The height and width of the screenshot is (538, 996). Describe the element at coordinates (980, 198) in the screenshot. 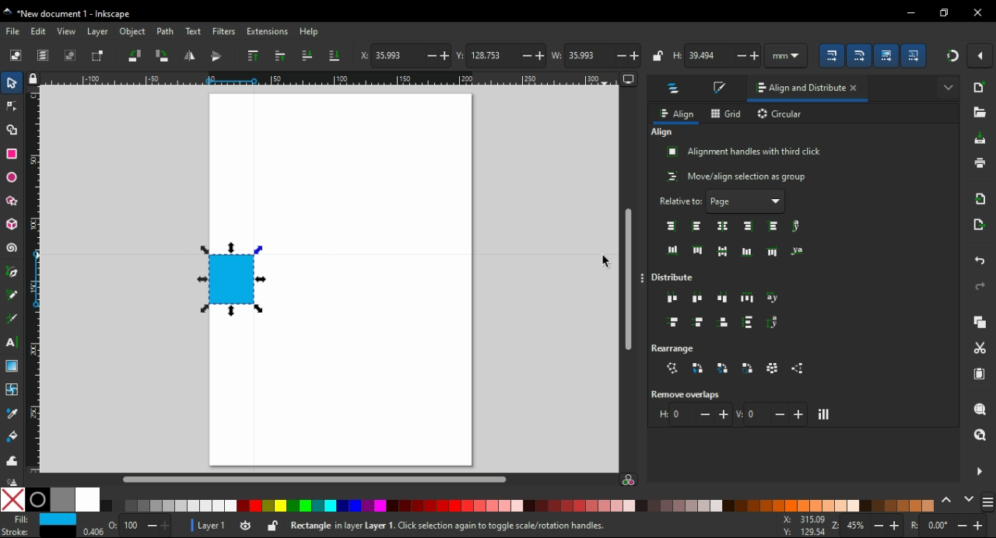

I see `import` at that location.